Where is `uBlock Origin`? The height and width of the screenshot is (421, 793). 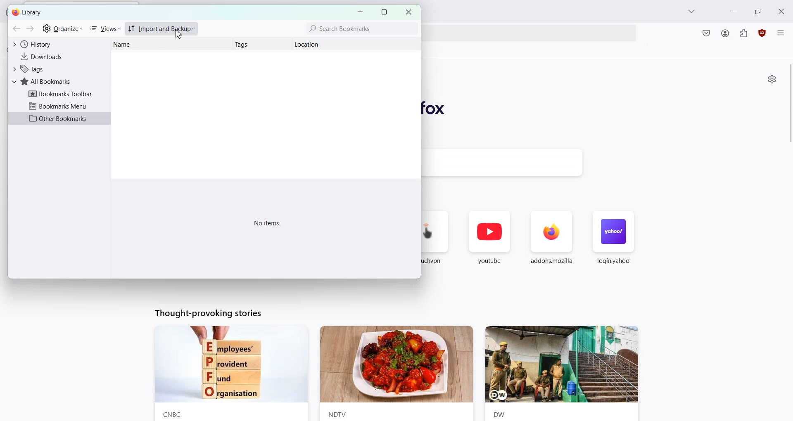 uBlock Origin is located at coordinates (762, 33).